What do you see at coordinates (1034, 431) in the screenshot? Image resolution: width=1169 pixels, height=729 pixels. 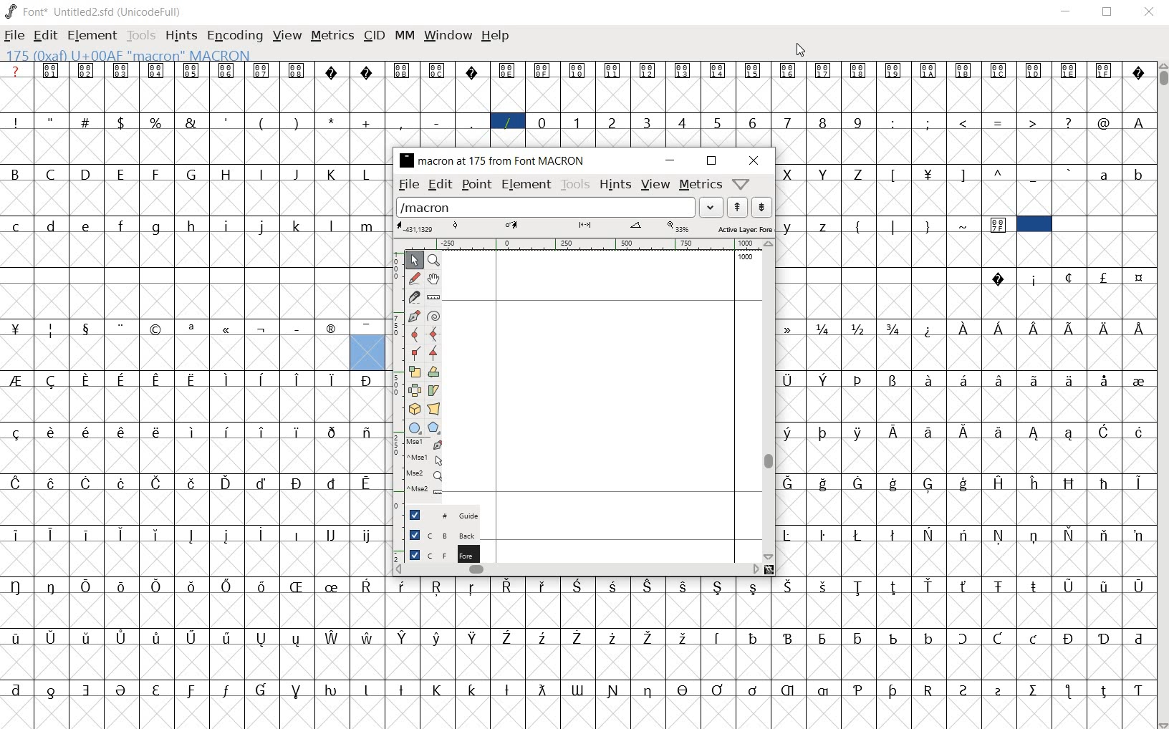 I see `Symbol` at bounding box center [1034, 431].